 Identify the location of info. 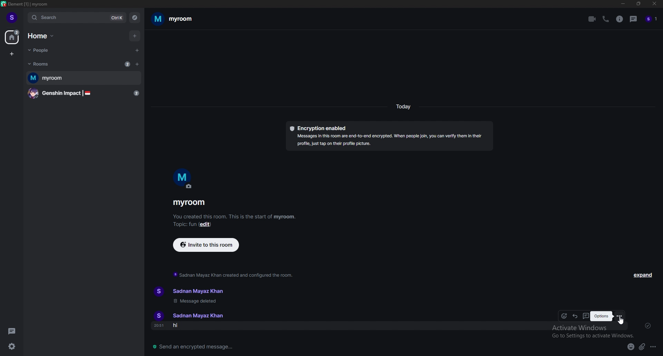
(620, 19).